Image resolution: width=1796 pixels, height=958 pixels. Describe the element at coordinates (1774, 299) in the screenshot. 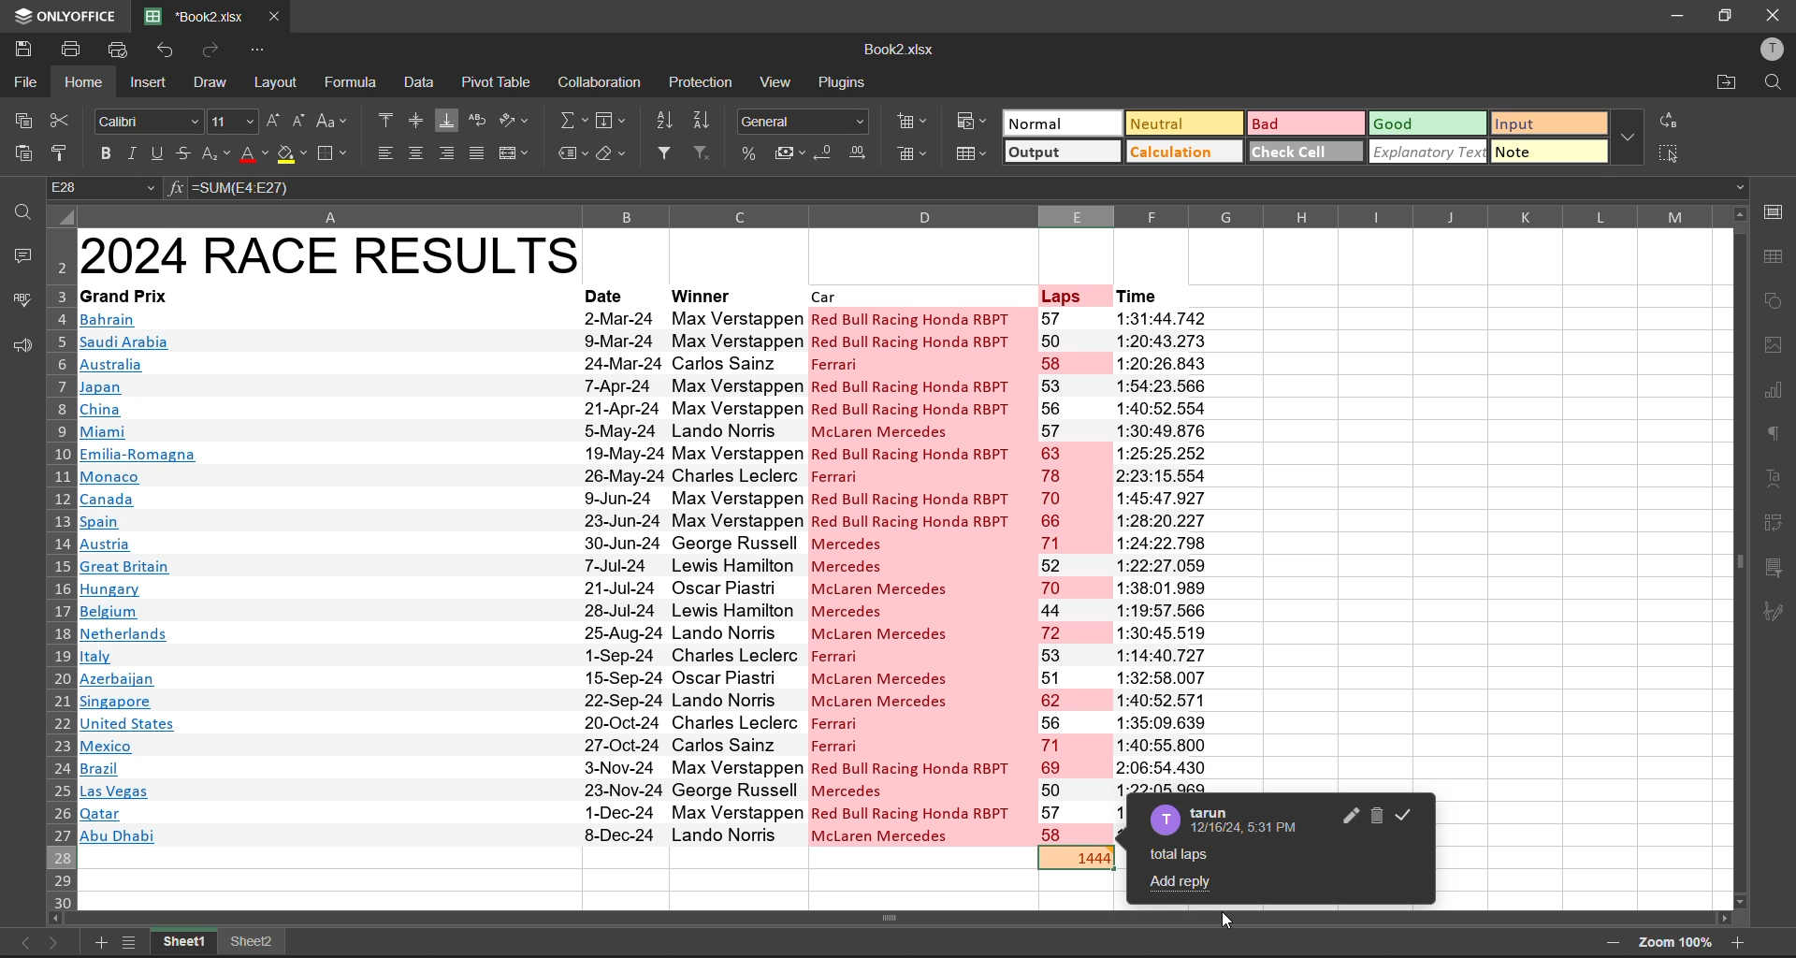

I see `shapes` at that location.